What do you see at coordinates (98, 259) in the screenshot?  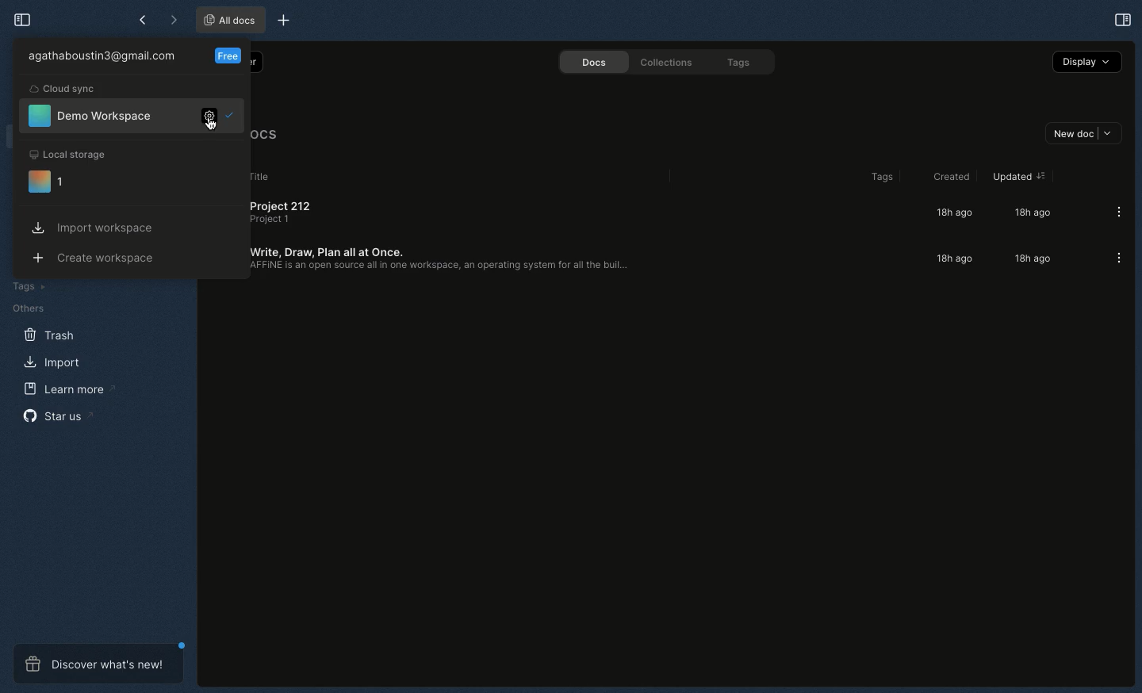 I see `Create workspace` at bounding box center [98, 259].